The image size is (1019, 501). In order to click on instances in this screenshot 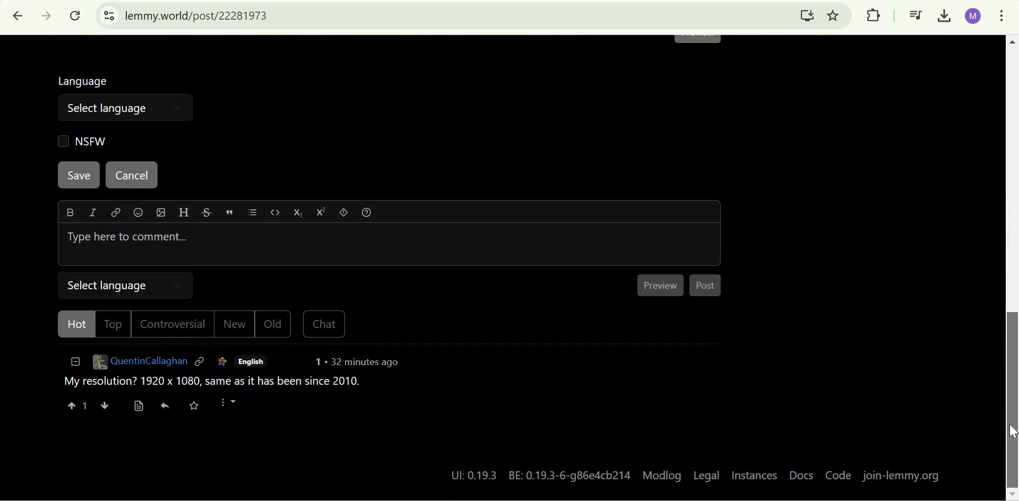, I will do `click(755, 477)`.